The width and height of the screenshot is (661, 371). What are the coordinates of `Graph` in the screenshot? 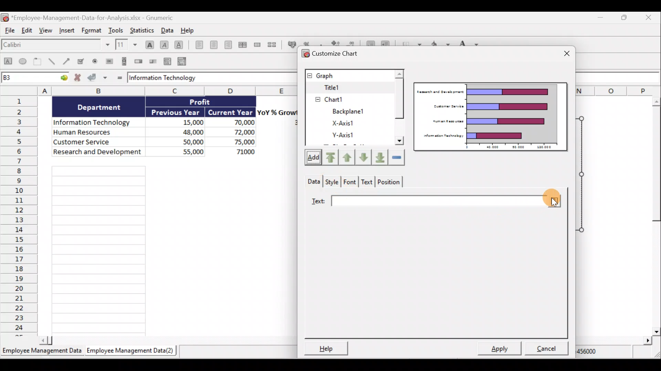 It's located at (348, 75).